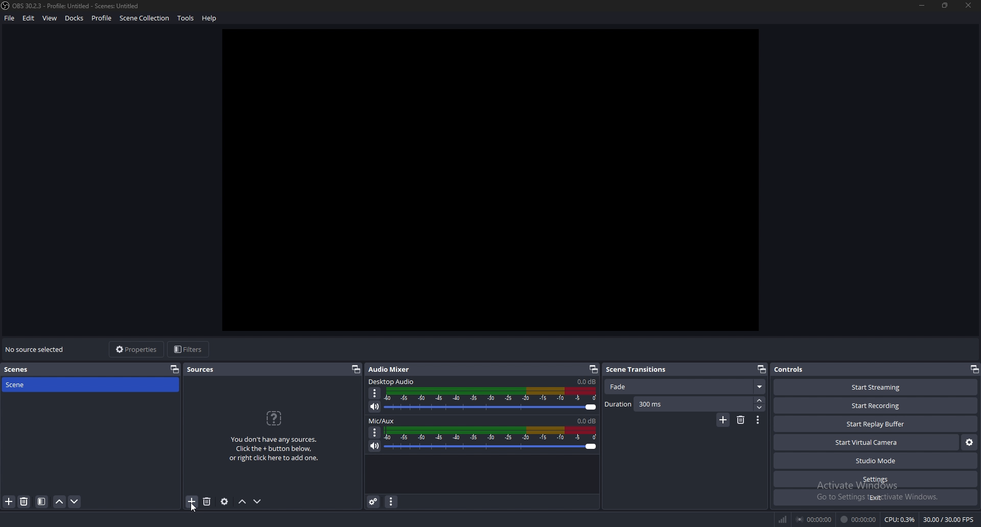 The width and height of the screenshot is (981, 527). I want to click on resize, so click(944, 5).